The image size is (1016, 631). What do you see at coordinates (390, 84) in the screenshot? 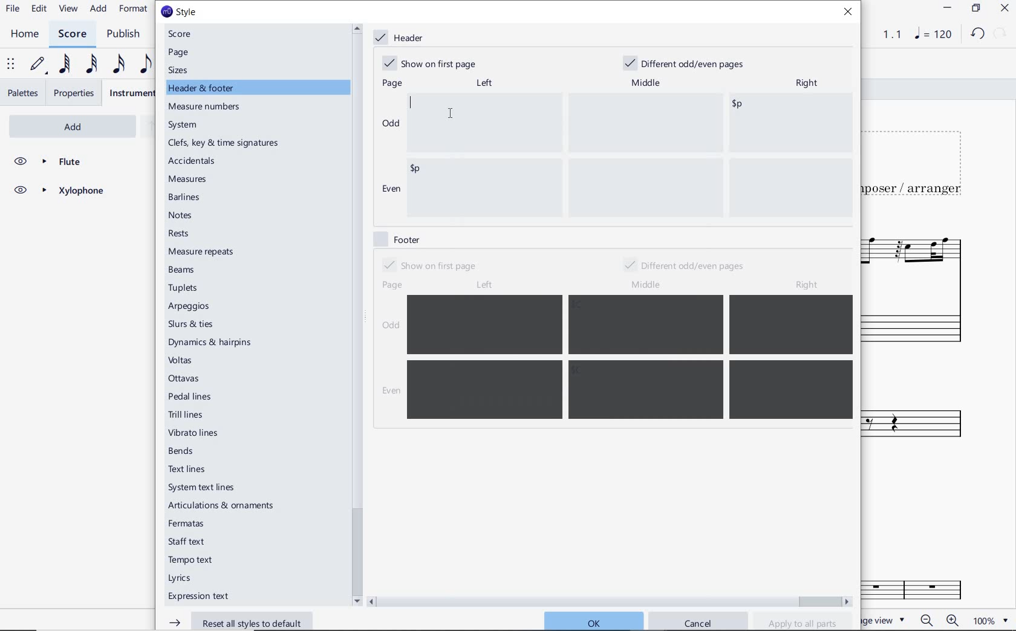
I see `page` at bounding box center [390, 84].